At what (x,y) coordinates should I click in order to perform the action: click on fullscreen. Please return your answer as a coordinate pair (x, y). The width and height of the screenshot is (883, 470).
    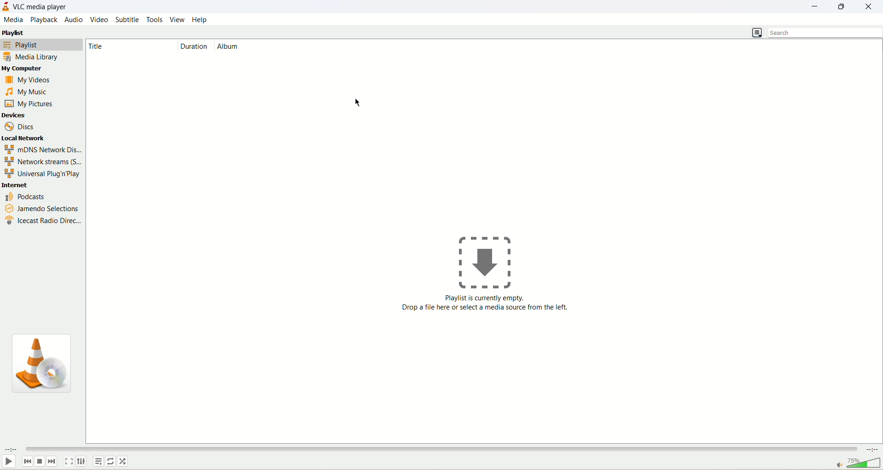
    Looking at the image, I should click on (69, 462).